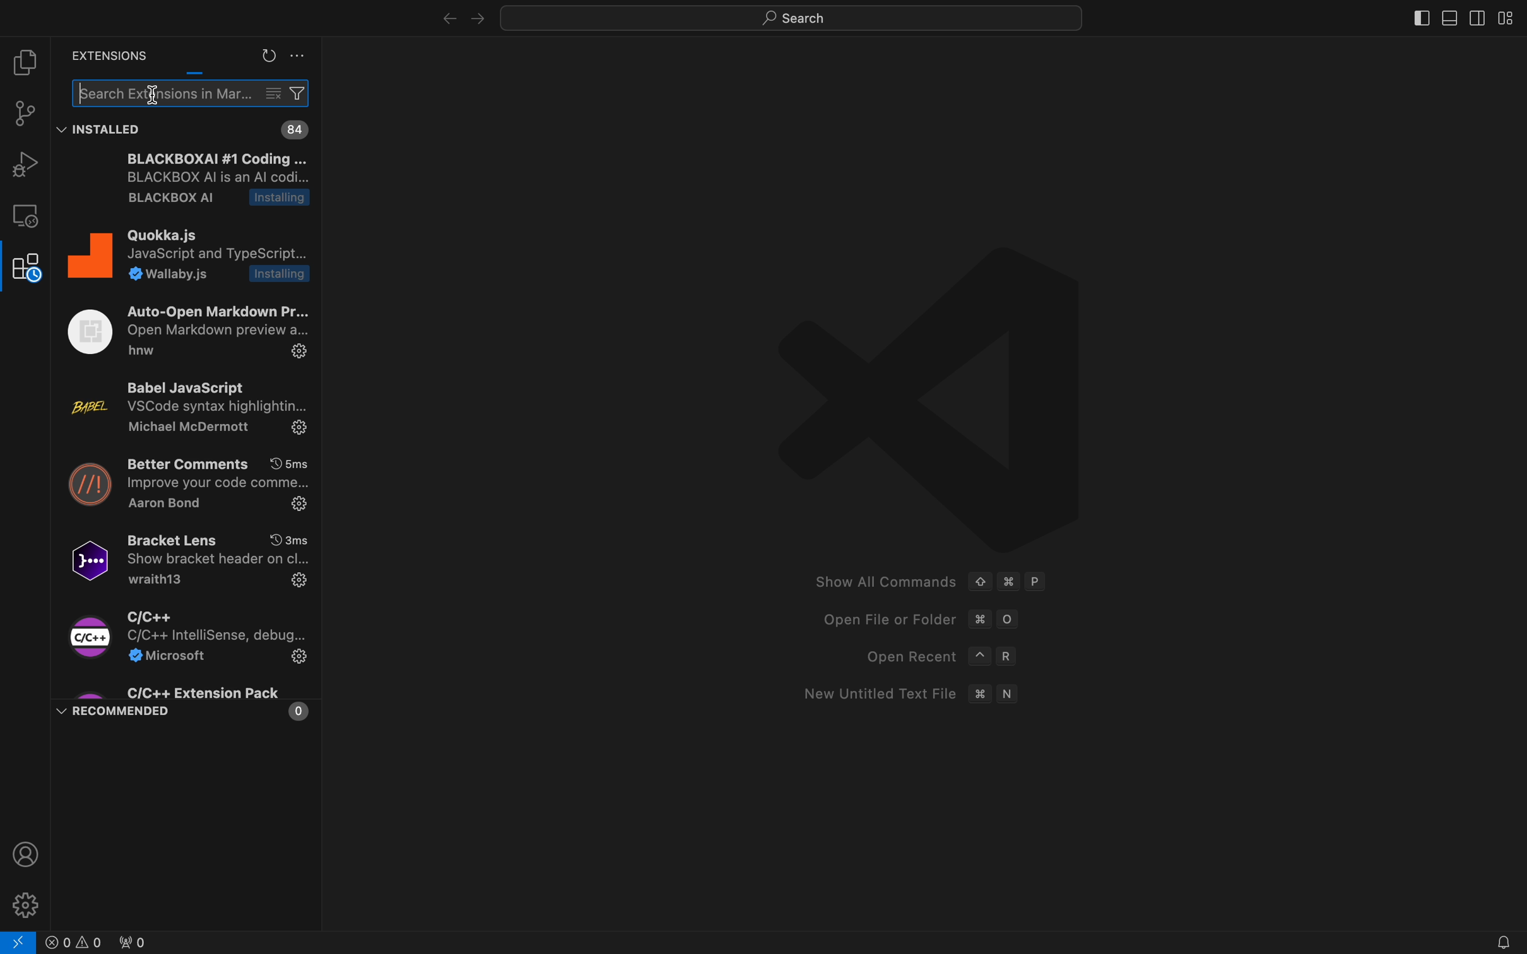  Describe the element at coordinates (193, 92) in the screenshot. I see `search bar` at that location.